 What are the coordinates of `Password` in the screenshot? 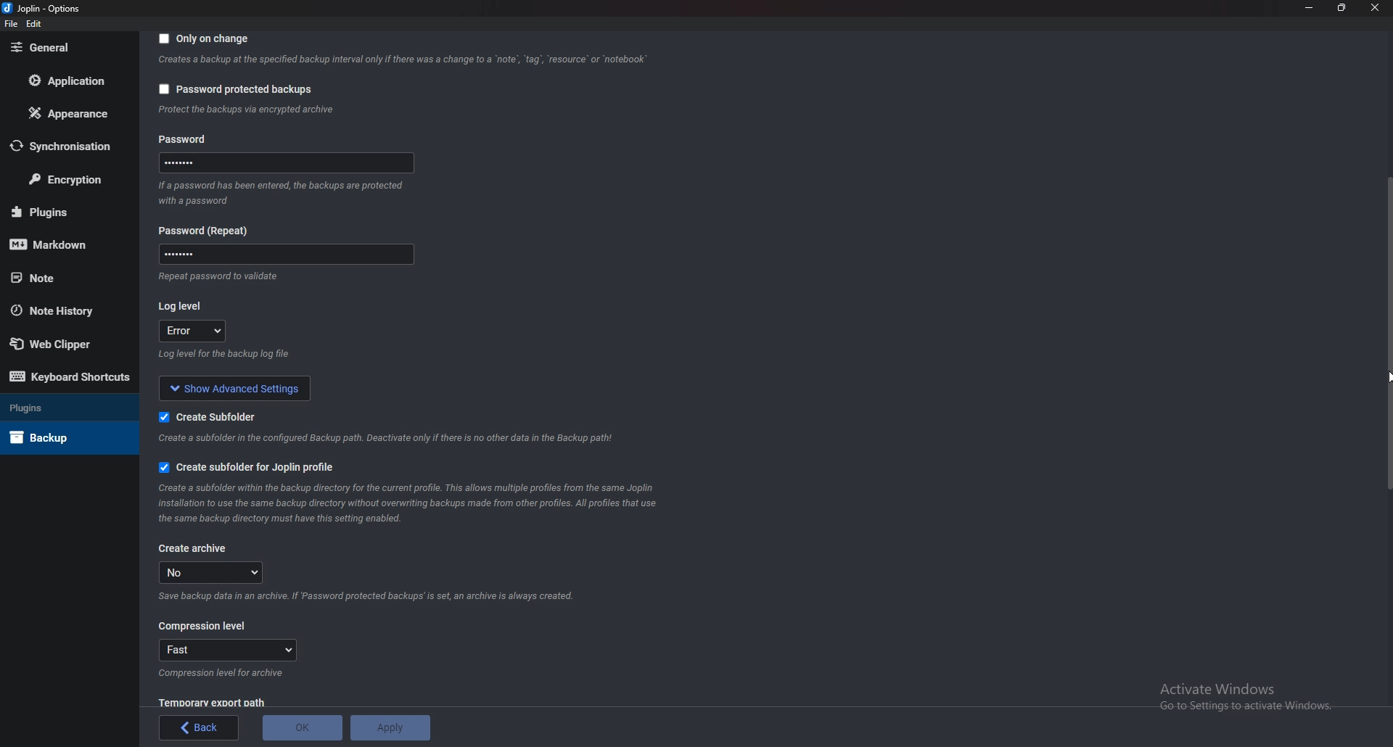 It's located at (284, 253).